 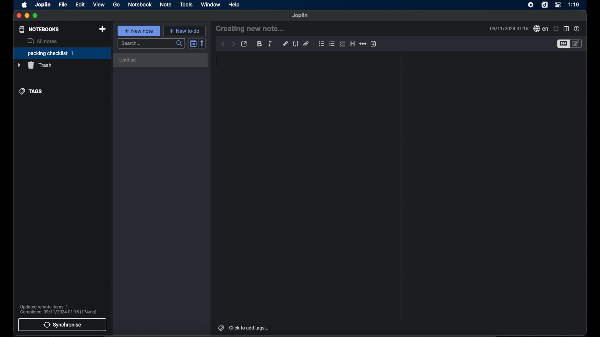 What do you see at coordinates (233, 44) in the screenshot?
I see `forward` at bounding box center [233, 44].